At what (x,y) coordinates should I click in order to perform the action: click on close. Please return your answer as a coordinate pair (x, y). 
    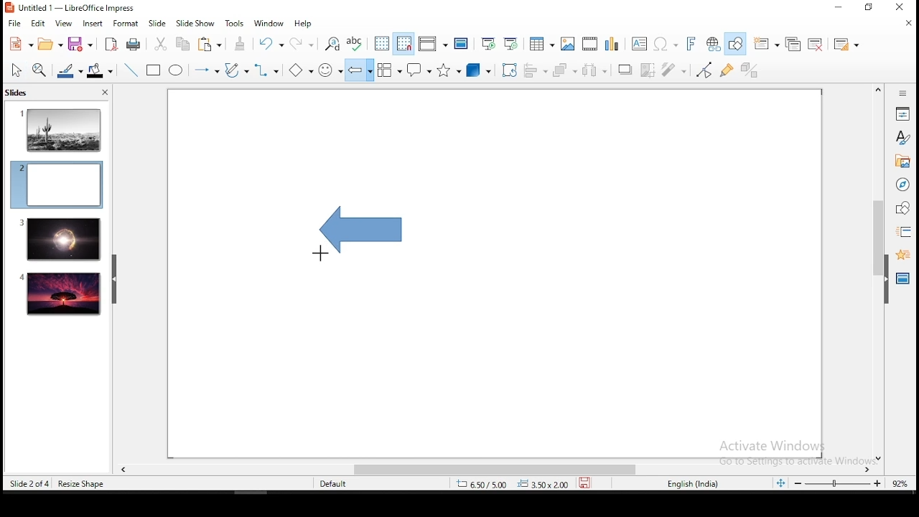
    Looking at the image, I should click on (103, 94).